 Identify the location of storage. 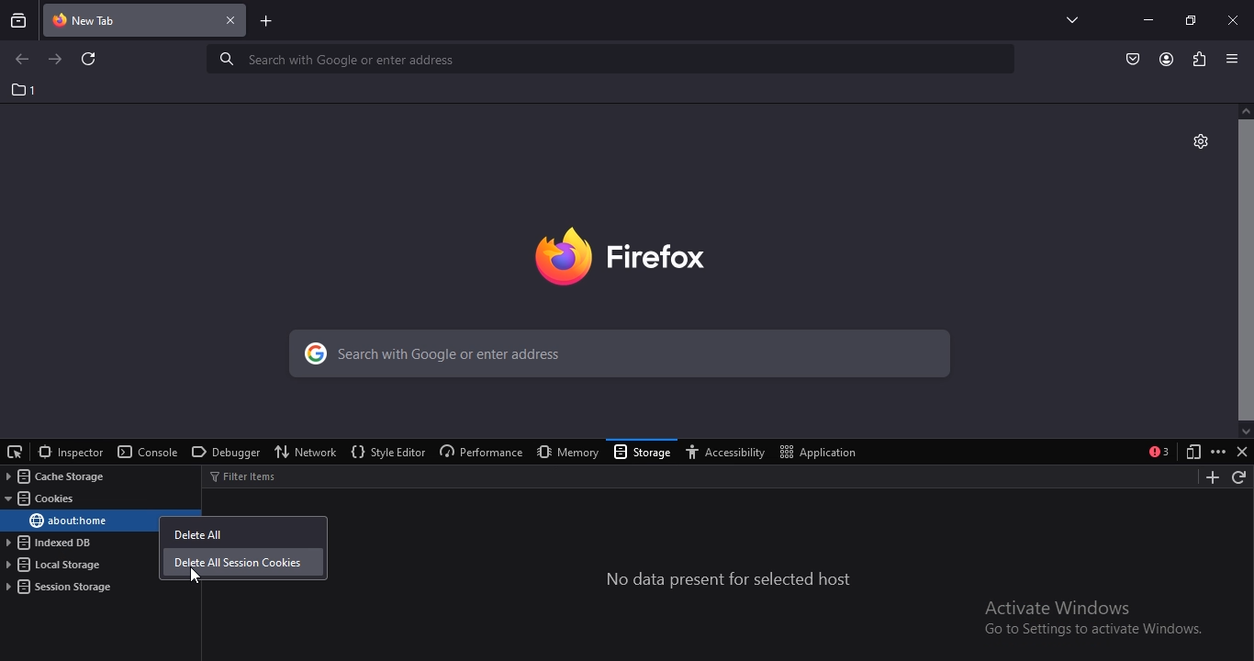
(644, 454).